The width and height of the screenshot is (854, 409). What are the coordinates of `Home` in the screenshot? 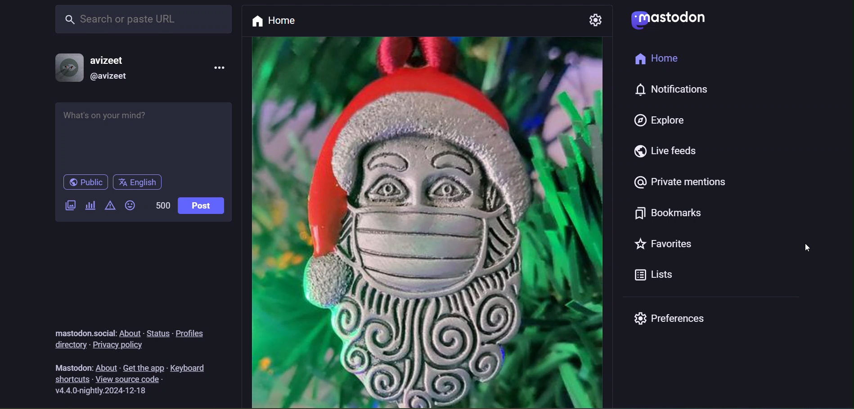 It's located at (652, 59).